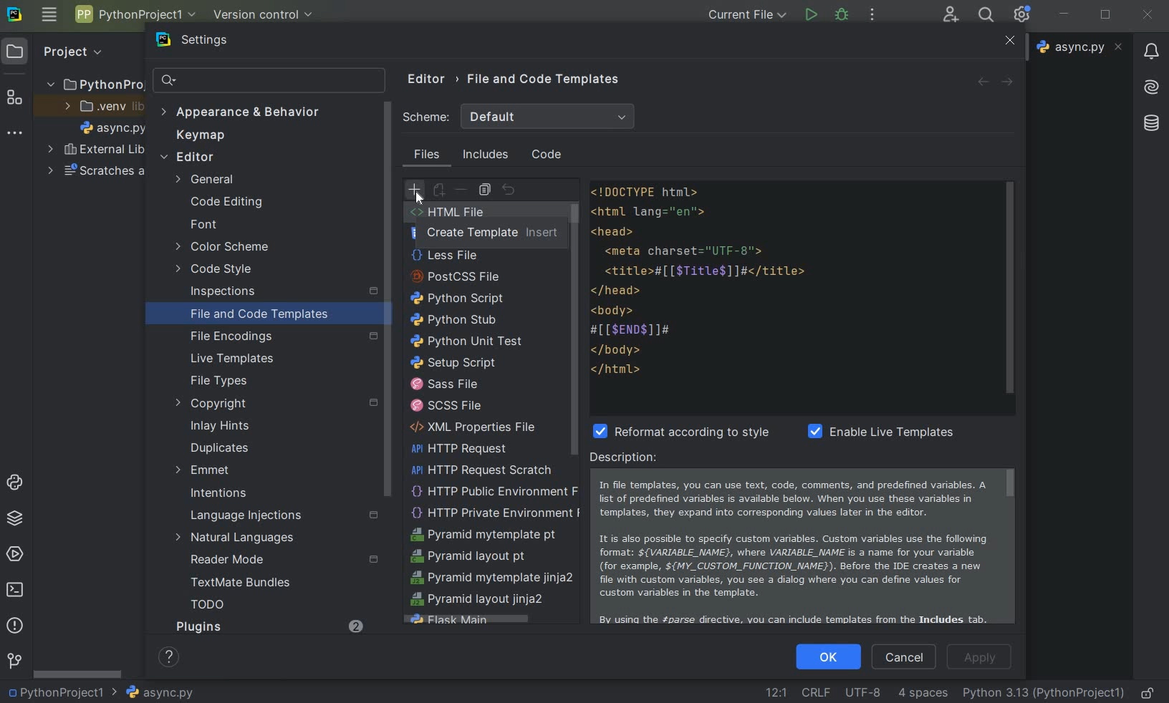 Image resolution: width=1169 pixels, height=703 pixels. Describe the element at coordinates (574, 331) in the screenshot. I see `scrollbar` at that location.